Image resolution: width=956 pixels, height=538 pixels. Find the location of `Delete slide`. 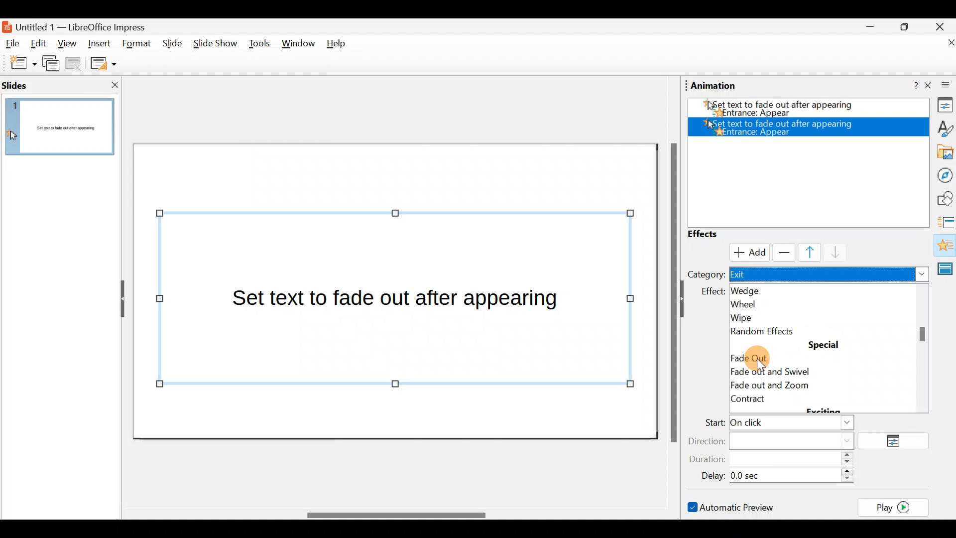

Delete slide is located at coordinates (75, 65).